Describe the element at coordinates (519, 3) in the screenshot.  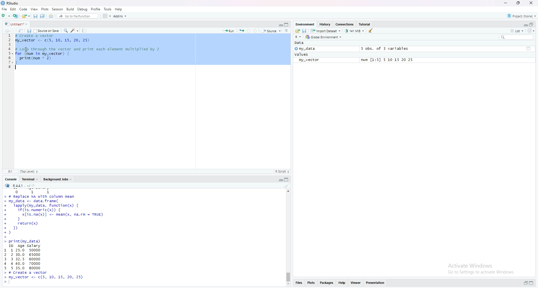
I see `maximize` at that location.